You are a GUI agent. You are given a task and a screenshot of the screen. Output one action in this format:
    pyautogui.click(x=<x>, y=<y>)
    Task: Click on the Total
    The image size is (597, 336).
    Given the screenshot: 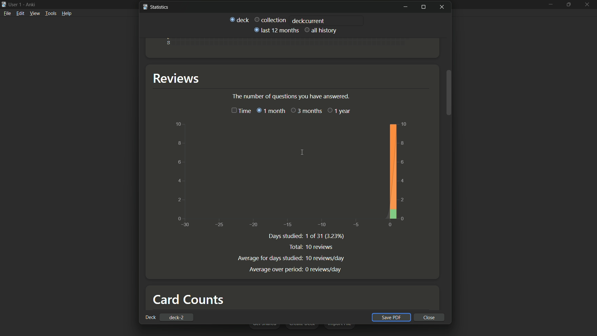 What is the action you would take?
    pyautogui.click(x=293, y=247)
    